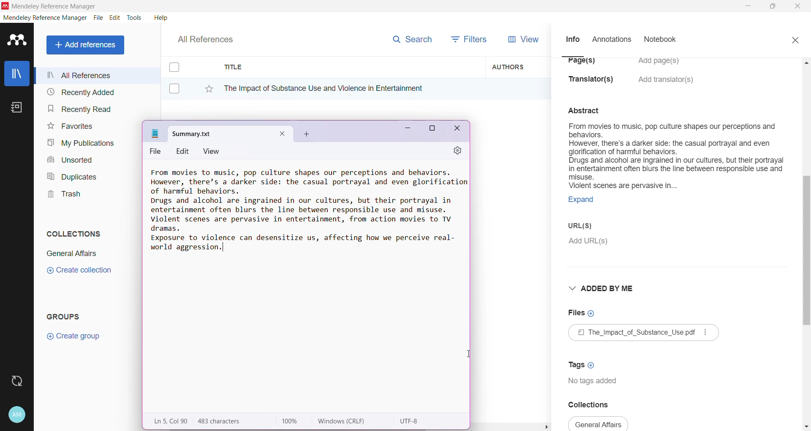  Describe the element at coordinates (67, 316) in the screenshot. I see `Groups` at that location.